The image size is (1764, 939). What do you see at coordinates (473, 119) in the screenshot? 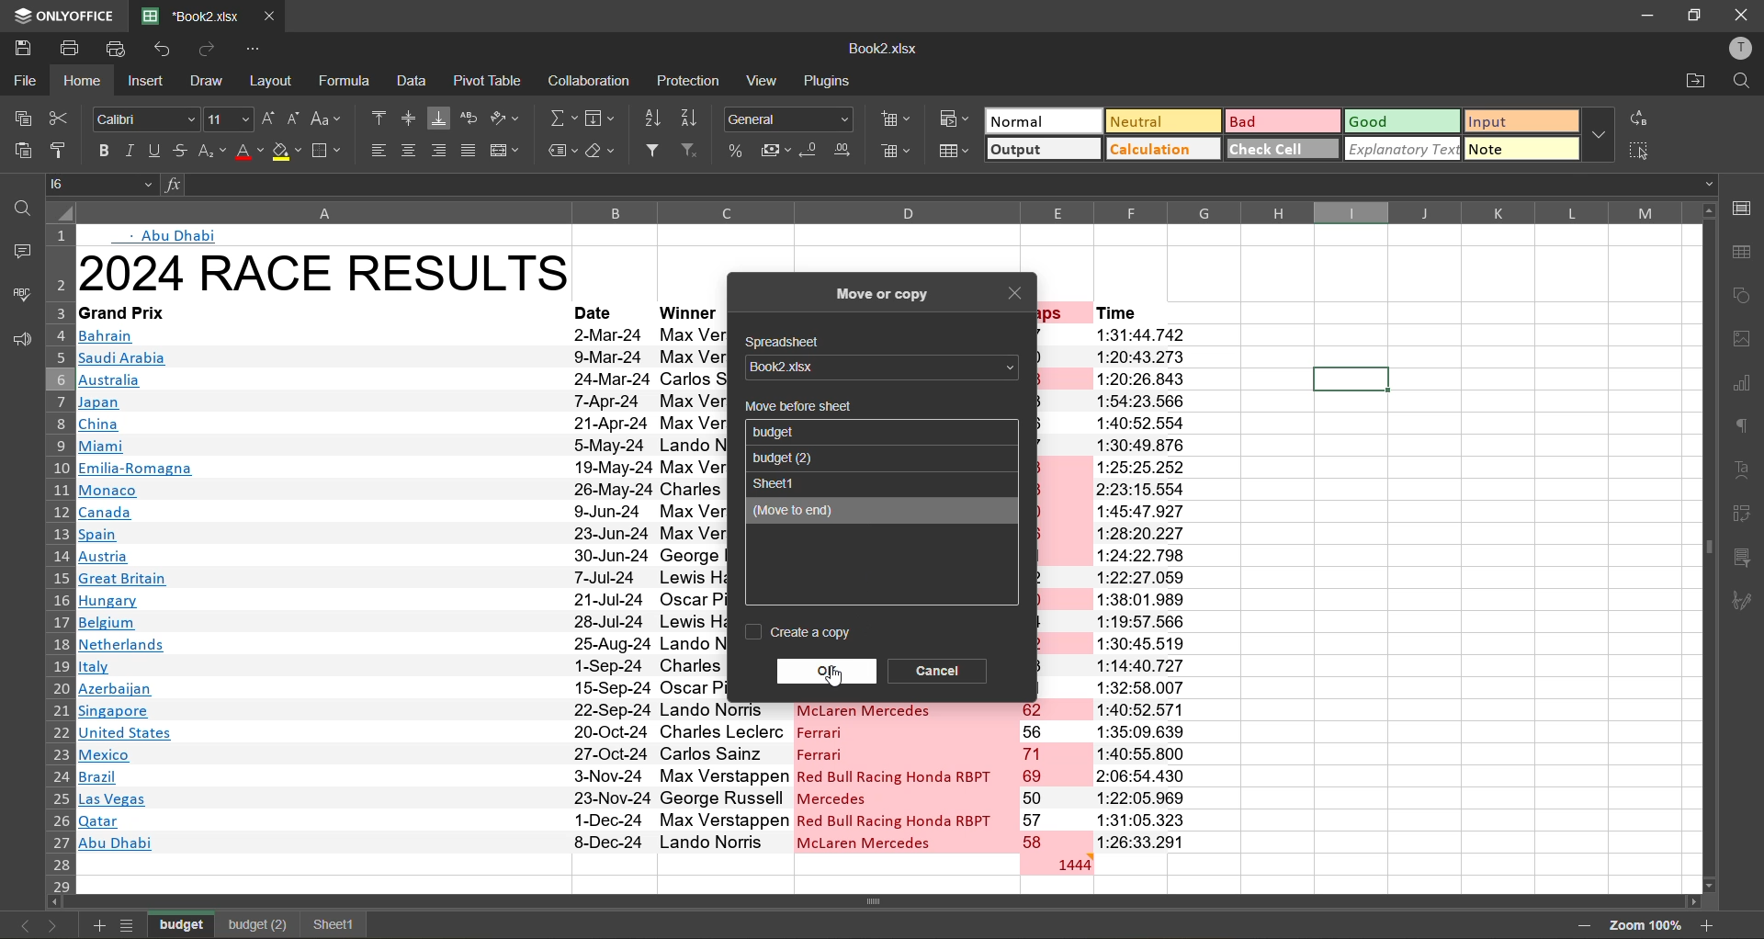
I see `wrap text` at bounding box center [473, 119].